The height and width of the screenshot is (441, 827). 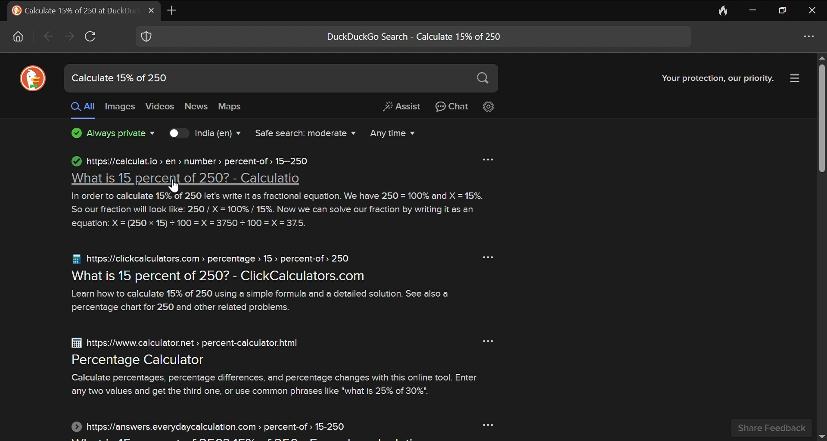 What do you see at coordinates (483, 79) in the screenshot?
I see `search` at bounding box center [483, 79].